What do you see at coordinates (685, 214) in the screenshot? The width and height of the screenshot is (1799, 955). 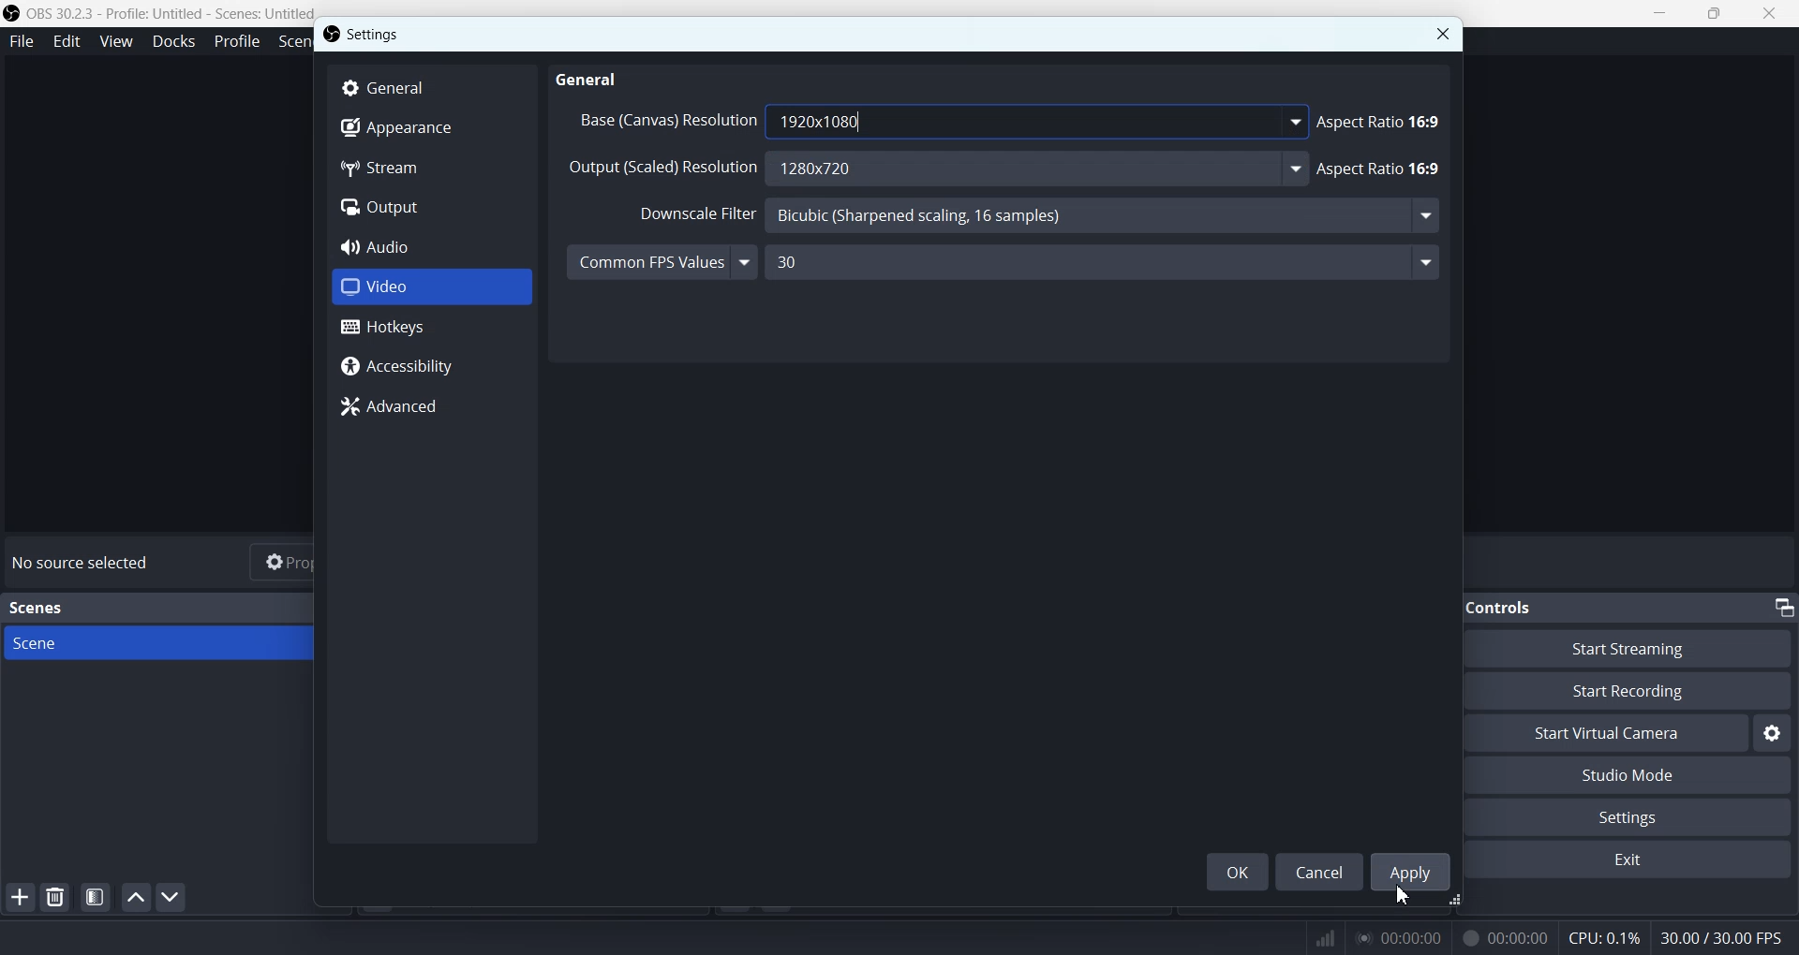 I see `Downscale filter` at bounding box center [685, 214].